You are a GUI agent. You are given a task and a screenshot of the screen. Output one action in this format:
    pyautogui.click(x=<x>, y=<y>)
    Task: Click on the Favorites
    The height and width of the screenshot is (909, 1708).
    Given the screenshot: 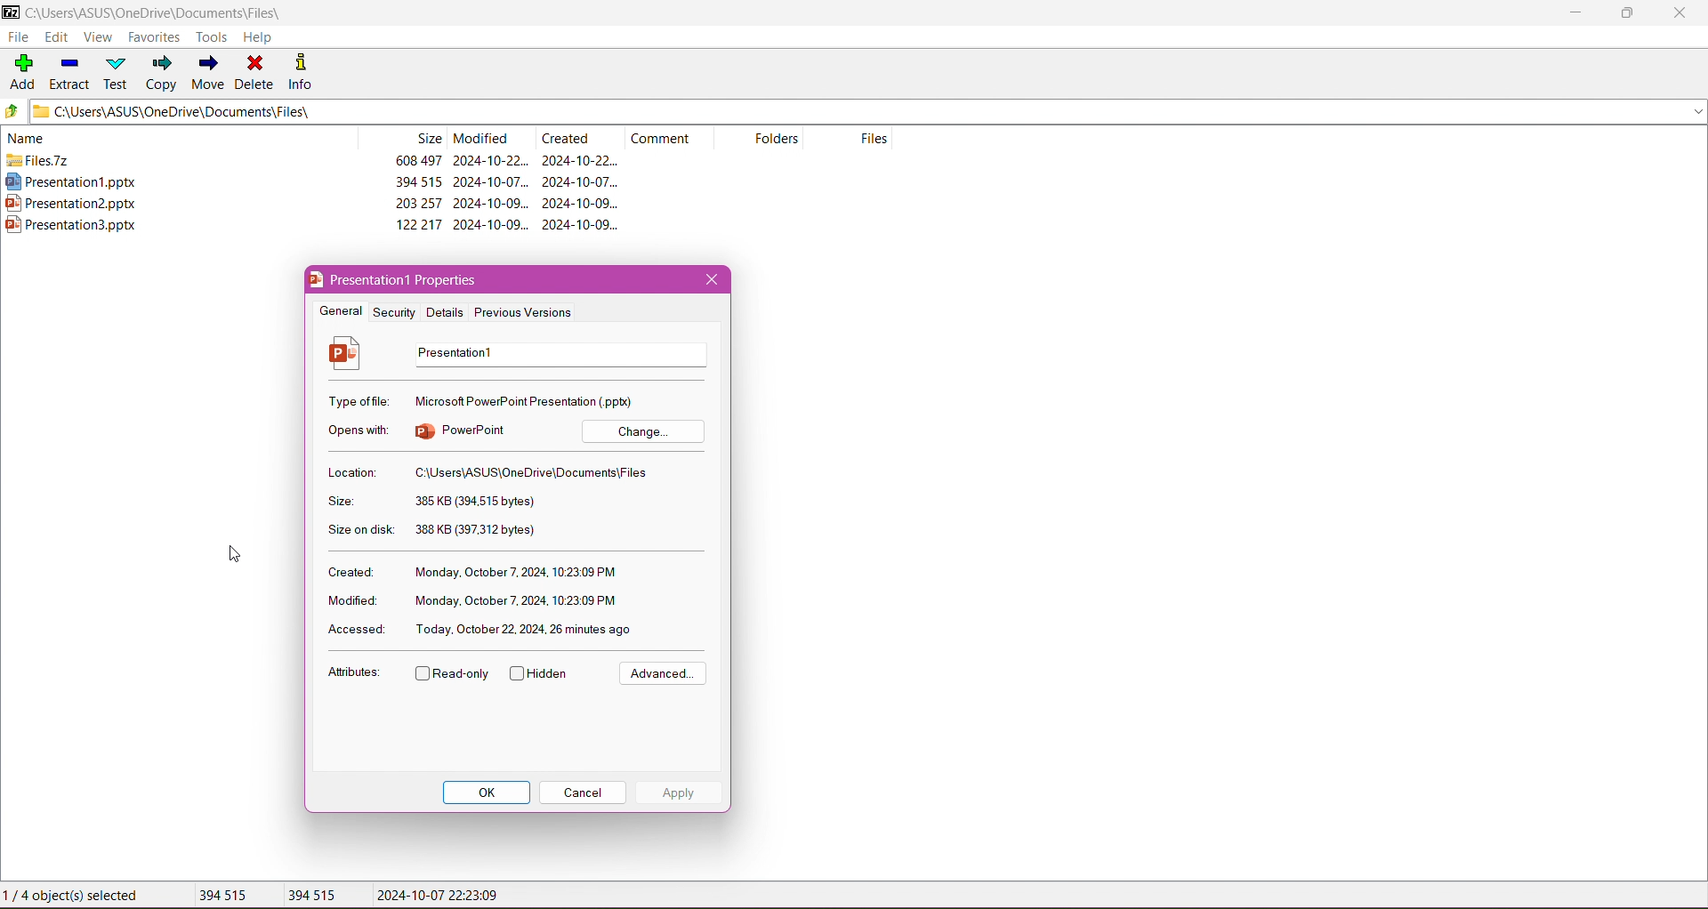 What is the action you would take?
    pyautogui.click(x=157, y=37)
    